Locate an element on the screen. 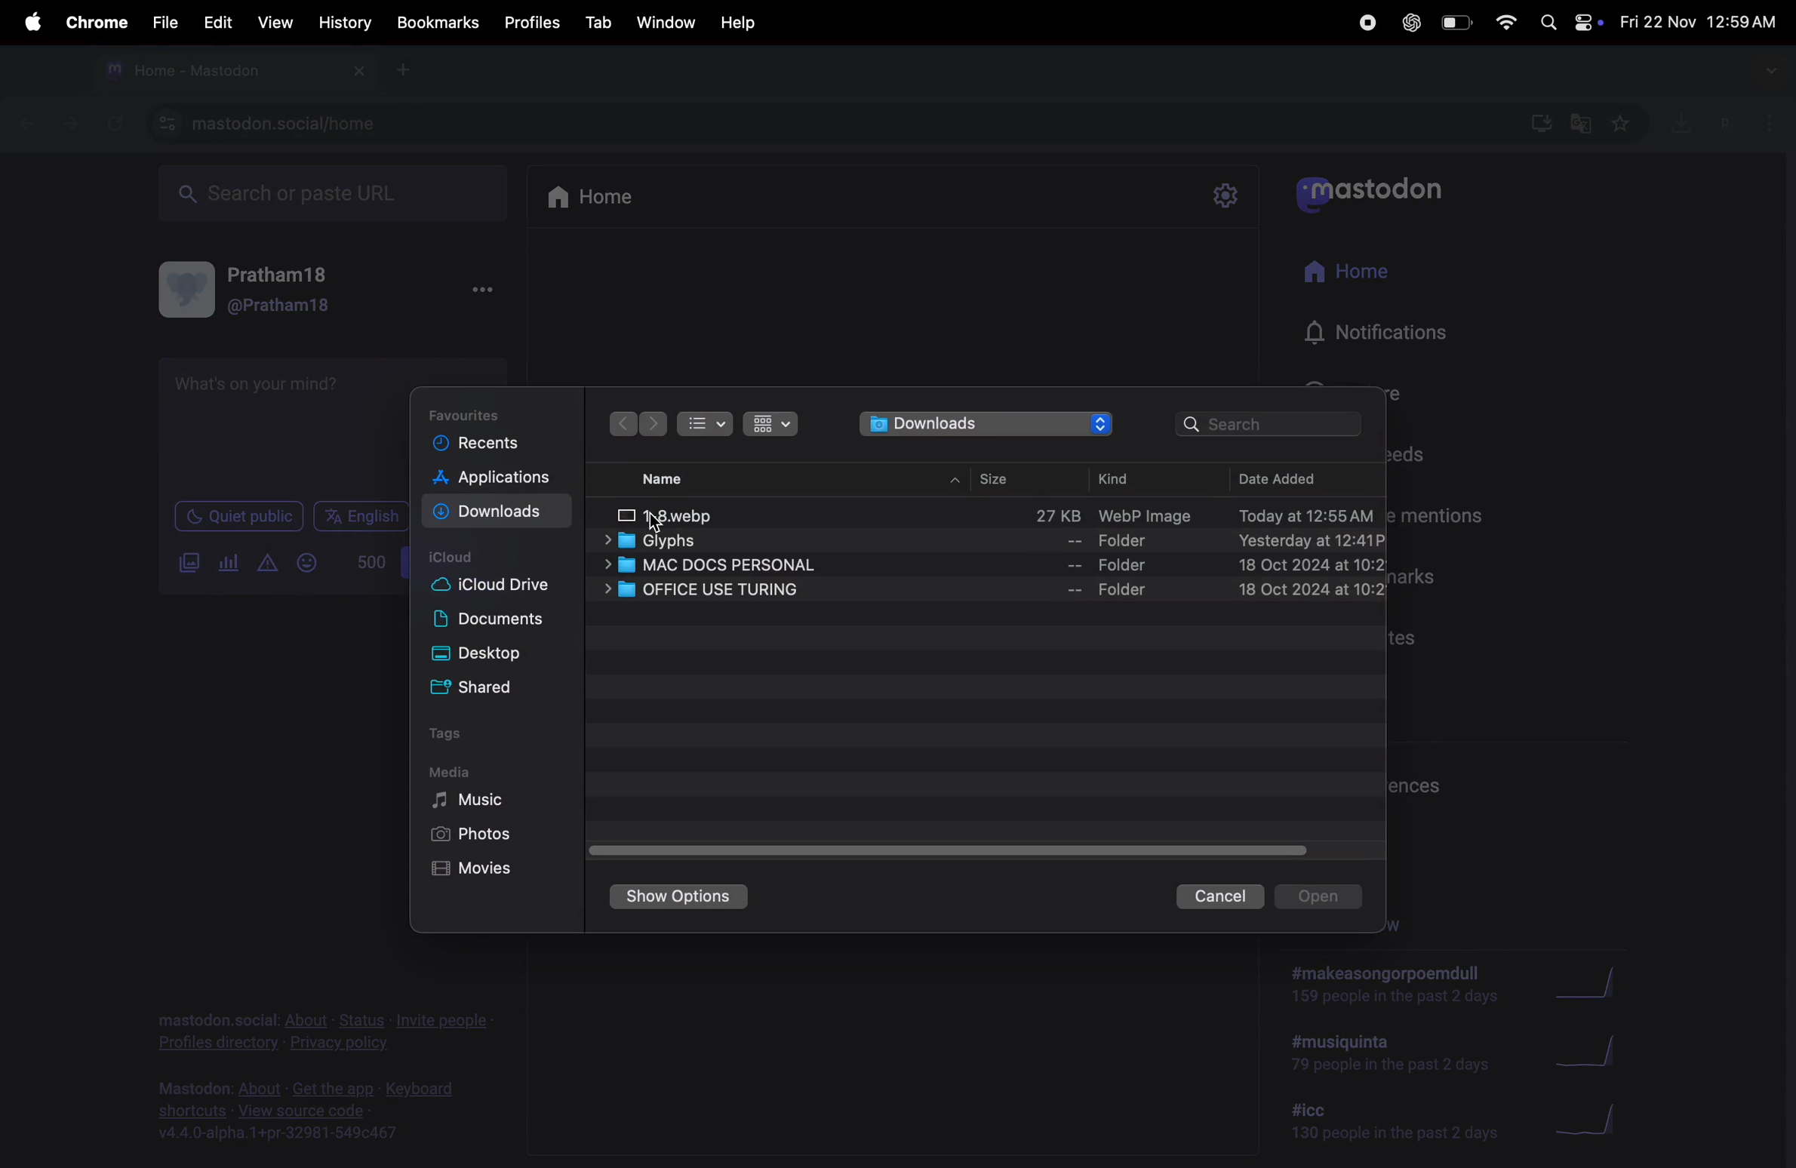 Image resolution: width=1796 pixels, height=1168 pixels.  is located at coordinates (529, 25).